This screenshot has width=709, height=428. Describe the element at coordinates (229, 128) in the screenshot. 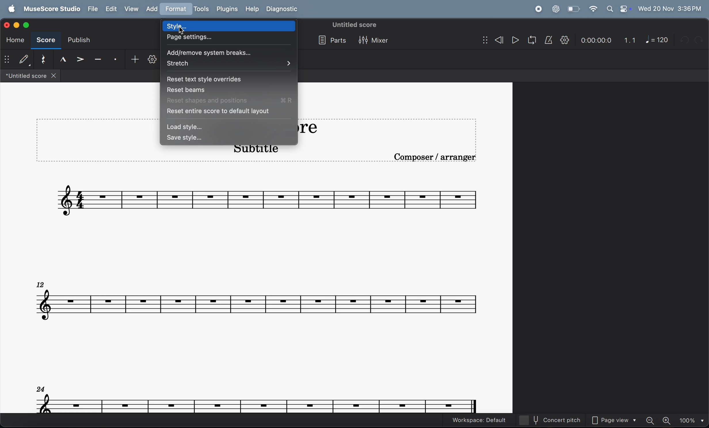

I see `load style` at that location.